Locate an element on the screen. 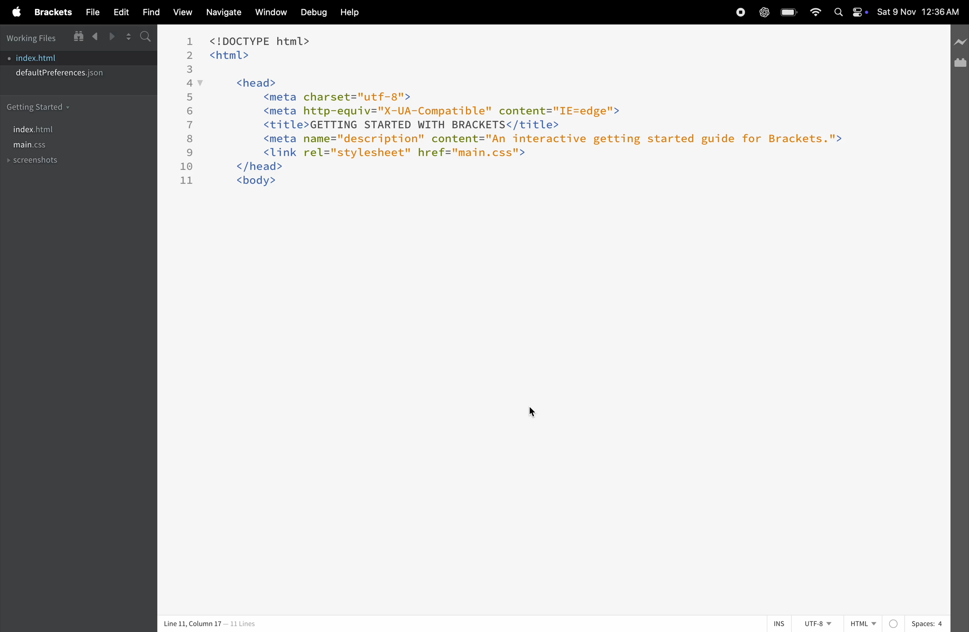 This screenshot has height=632, width=969. brackets is located at coordinates (54, 12).